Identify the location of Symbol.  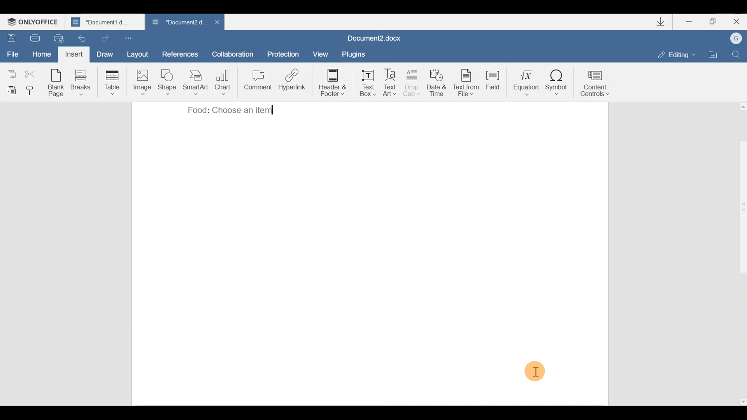
(559, 79).